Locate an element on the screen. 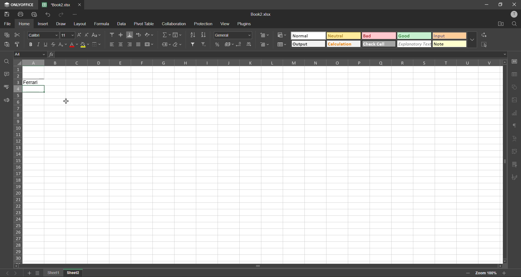  pivot table is located at coordinates (515, 152).